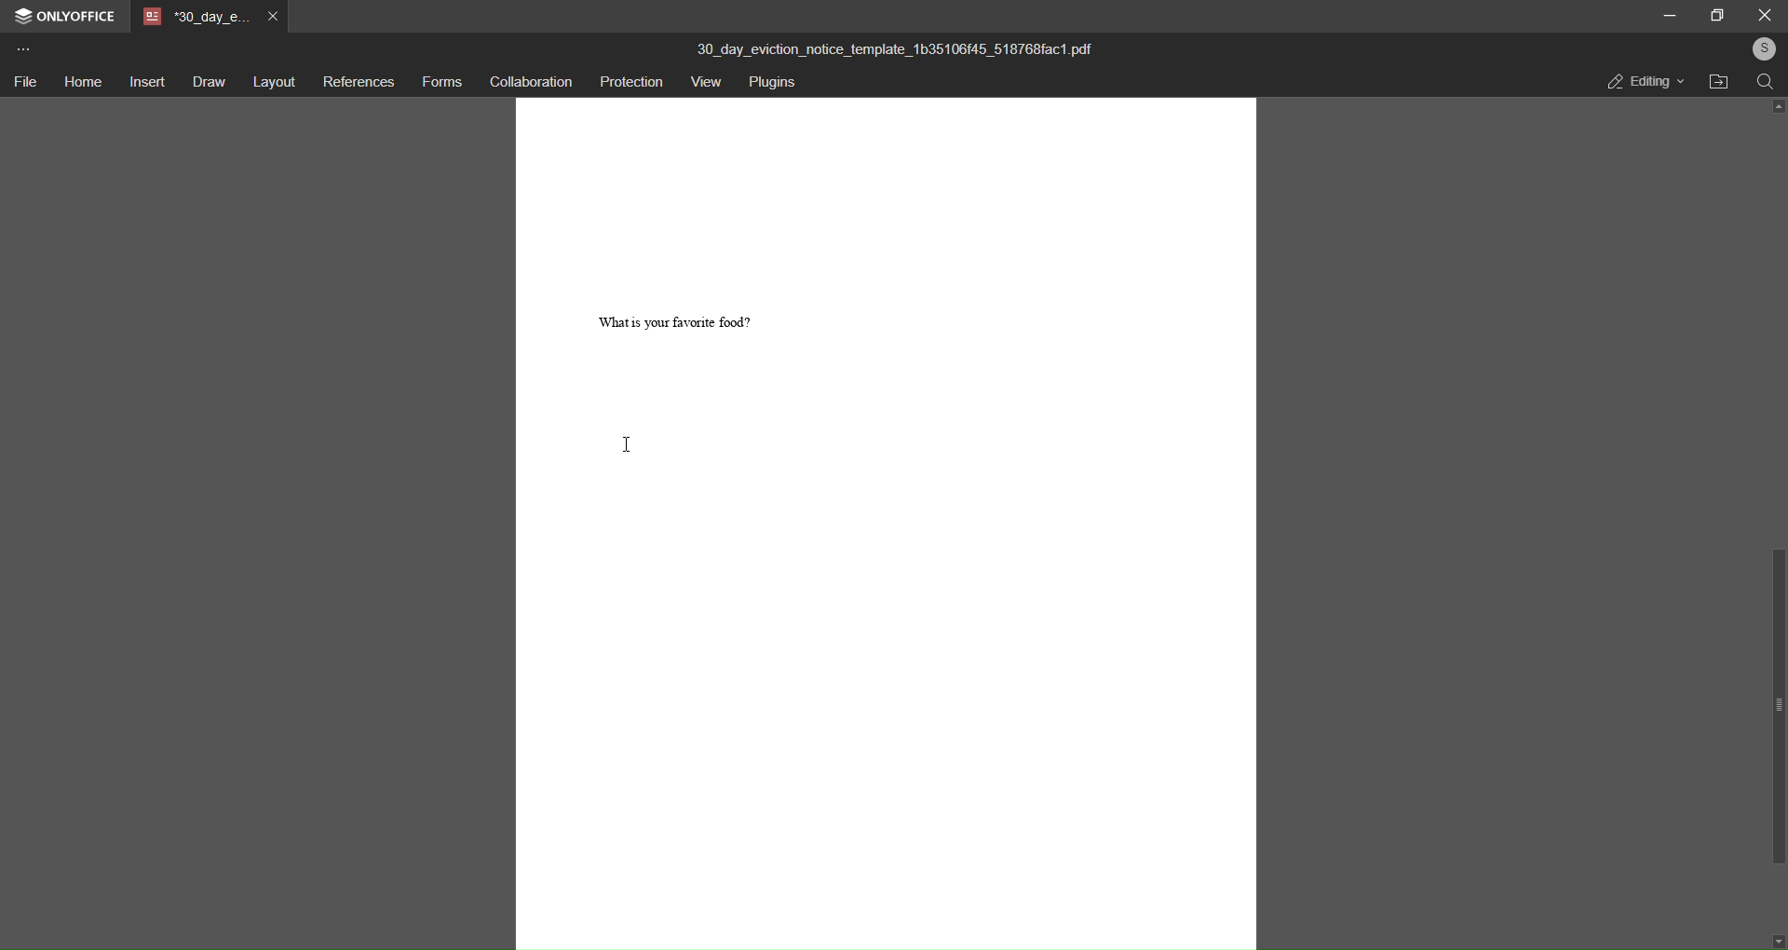 The image size is (1788, 950). I want to click on forms, so click(440, 84).